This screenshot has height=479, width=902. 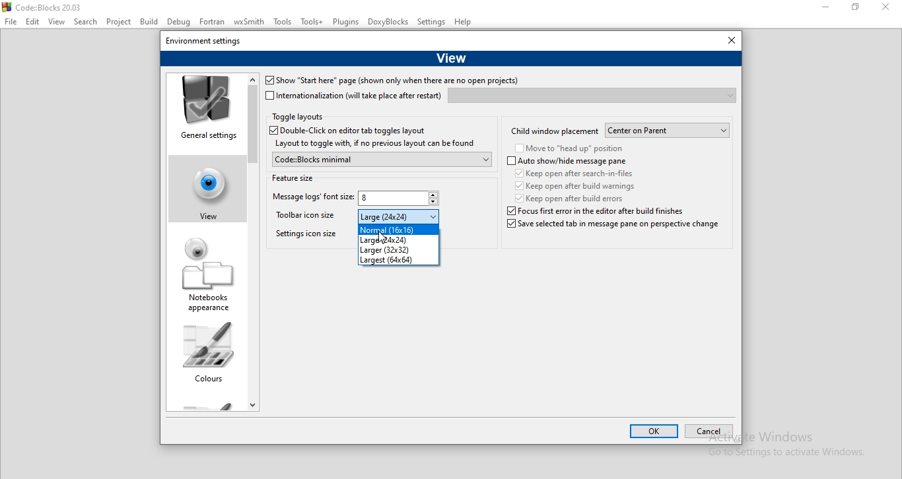 What do you see at coordinates (397, 241) in the screenshot?
I see `large(24x24)` at bounding box center [397, 241].